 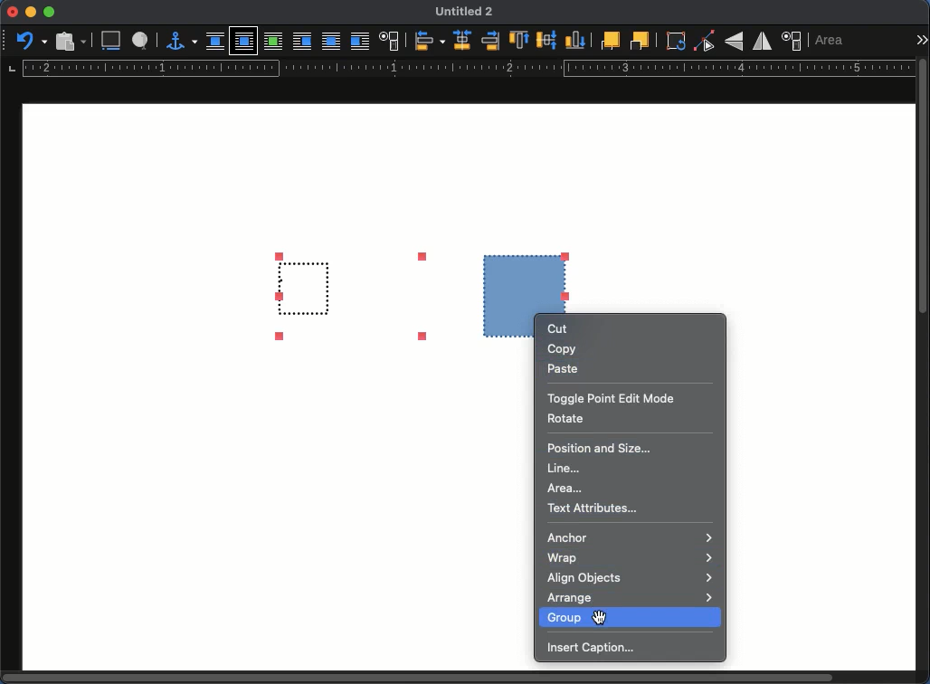 I want to click on optimal, so click(x=273, y=43).